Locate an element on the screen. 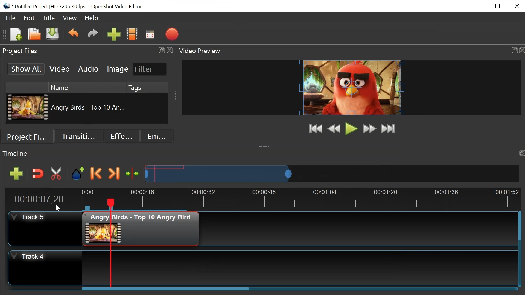  Jump to End is located at coordinates (388, 129).